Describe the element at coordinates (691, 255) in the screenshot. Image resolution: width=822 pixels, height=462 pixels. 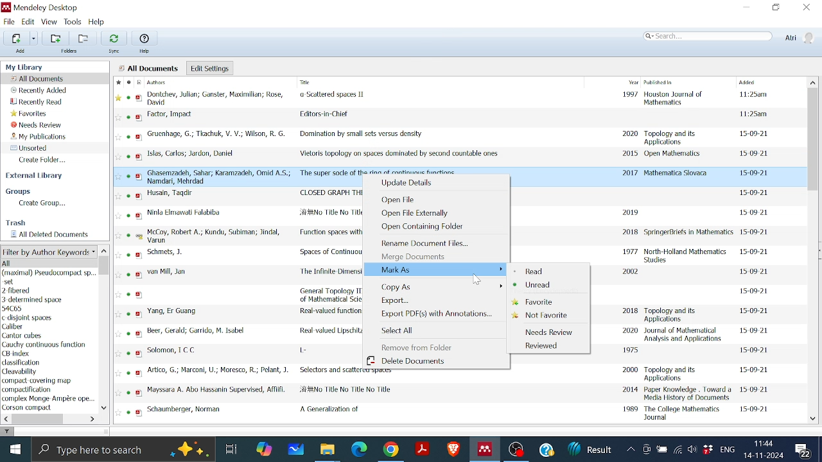
I see `document` at that location.